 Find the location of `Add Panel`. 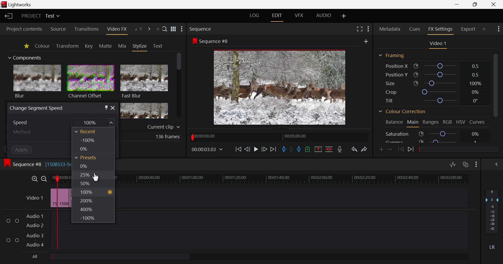

Add Panel is located at coordinates (484, 29).